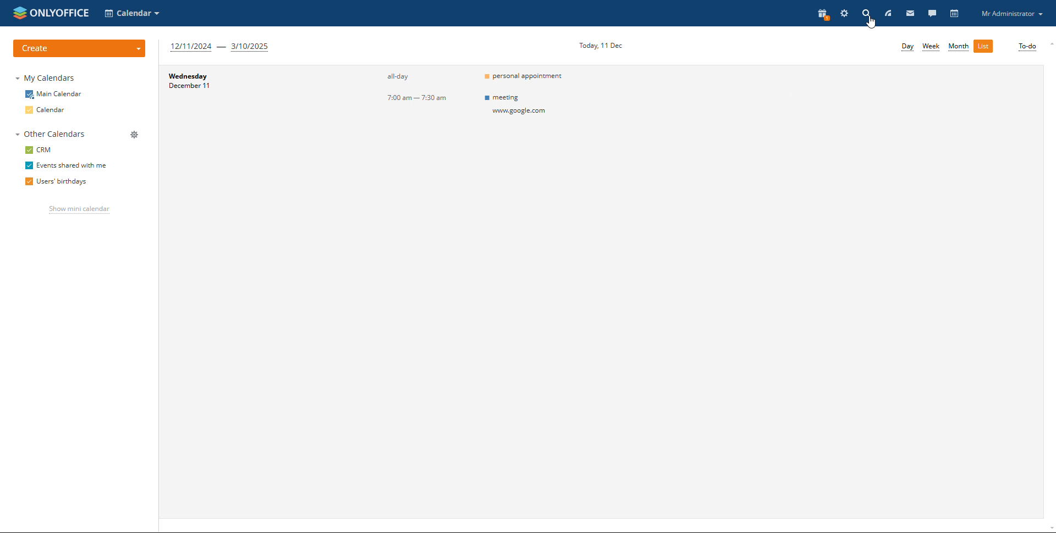 The height and width of the screenshot is (533, 1056). What do you see at coordinates (932, 13) in the screenshot?
I see `talk` at bounding box center [932, 13].